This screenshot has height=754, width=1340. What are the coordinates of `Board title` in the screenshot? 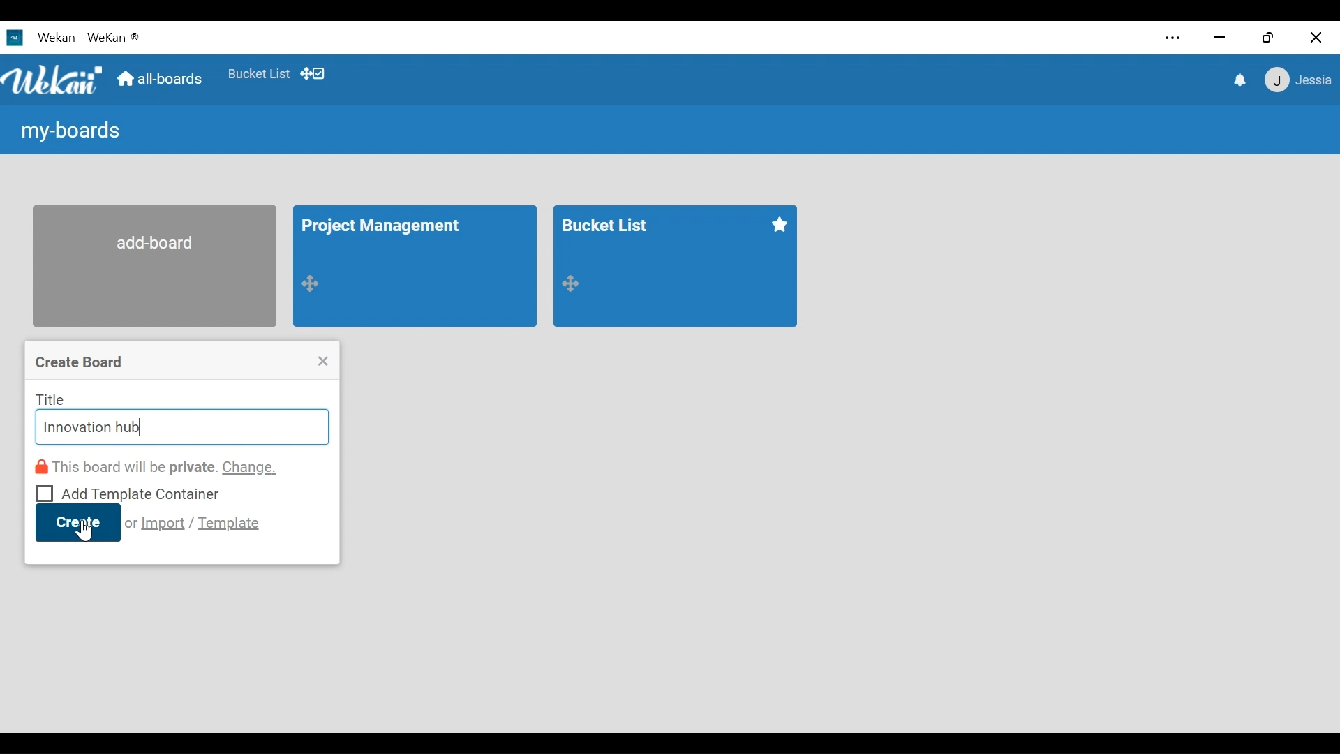 It's located at (387, 228).